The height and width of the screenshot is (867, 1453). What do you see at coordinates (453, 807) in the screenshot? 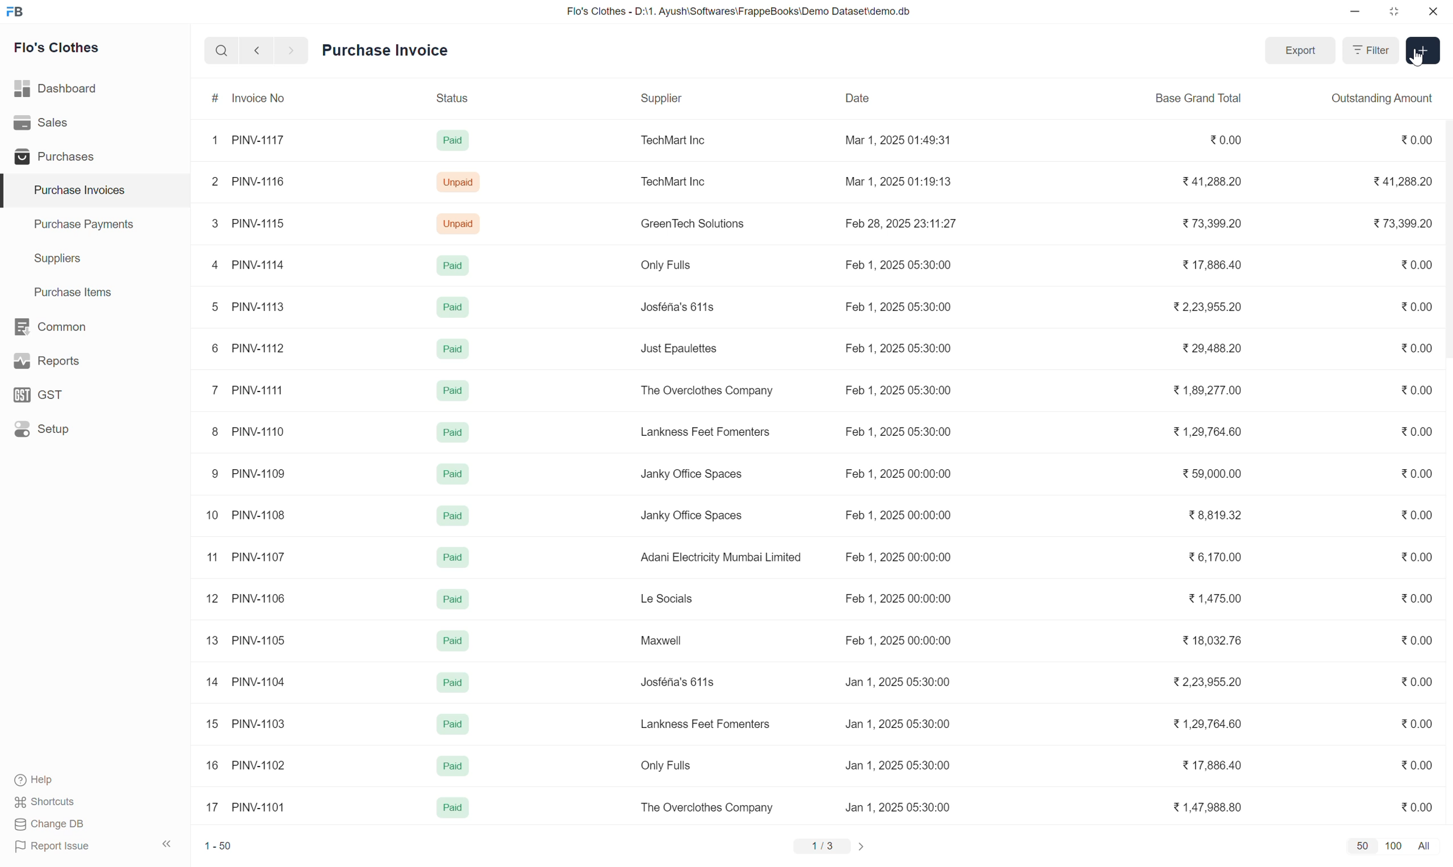
I see `Paid` at bounding box center [453, 807].